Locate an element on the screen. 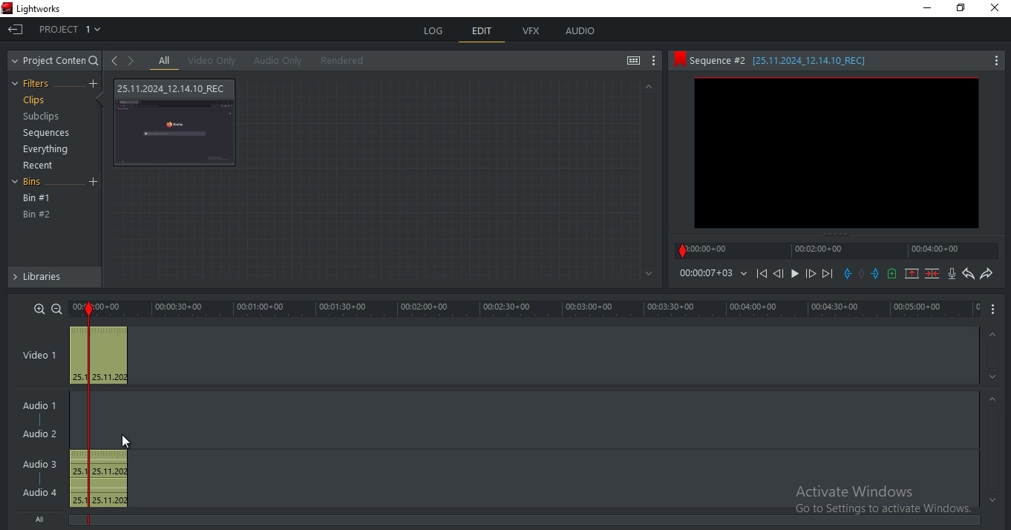  Exit is located at coordinates (16, 28).